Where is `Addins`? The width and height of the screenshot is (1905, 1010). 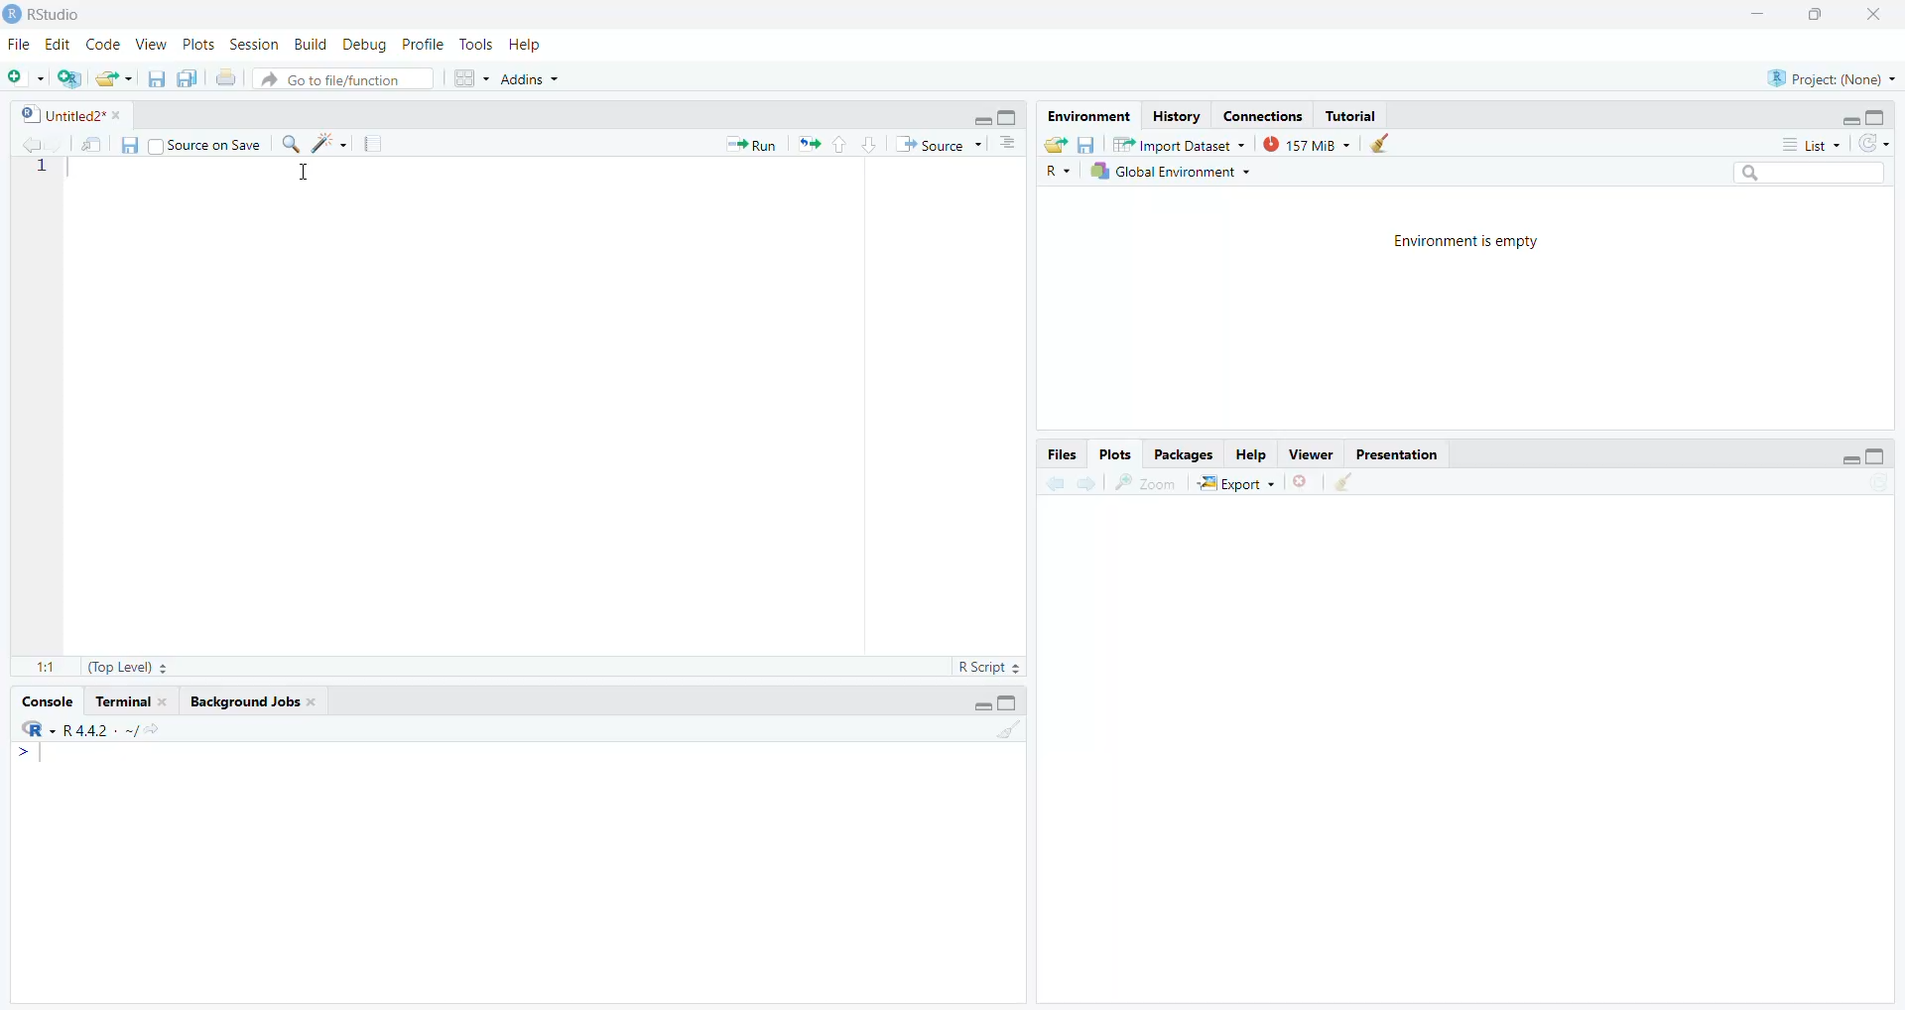 Addins is located at coordinates (526, 76).